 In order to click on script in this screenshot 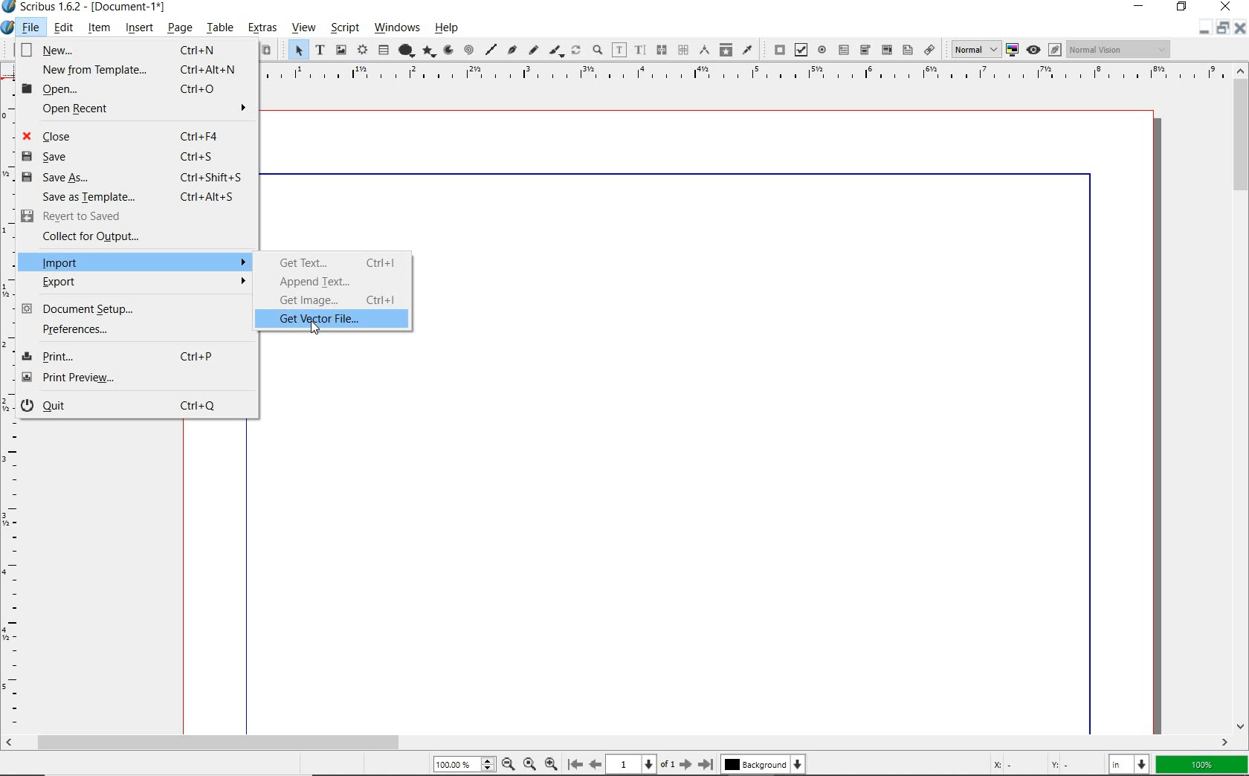, I will do `click(344, 28)`.